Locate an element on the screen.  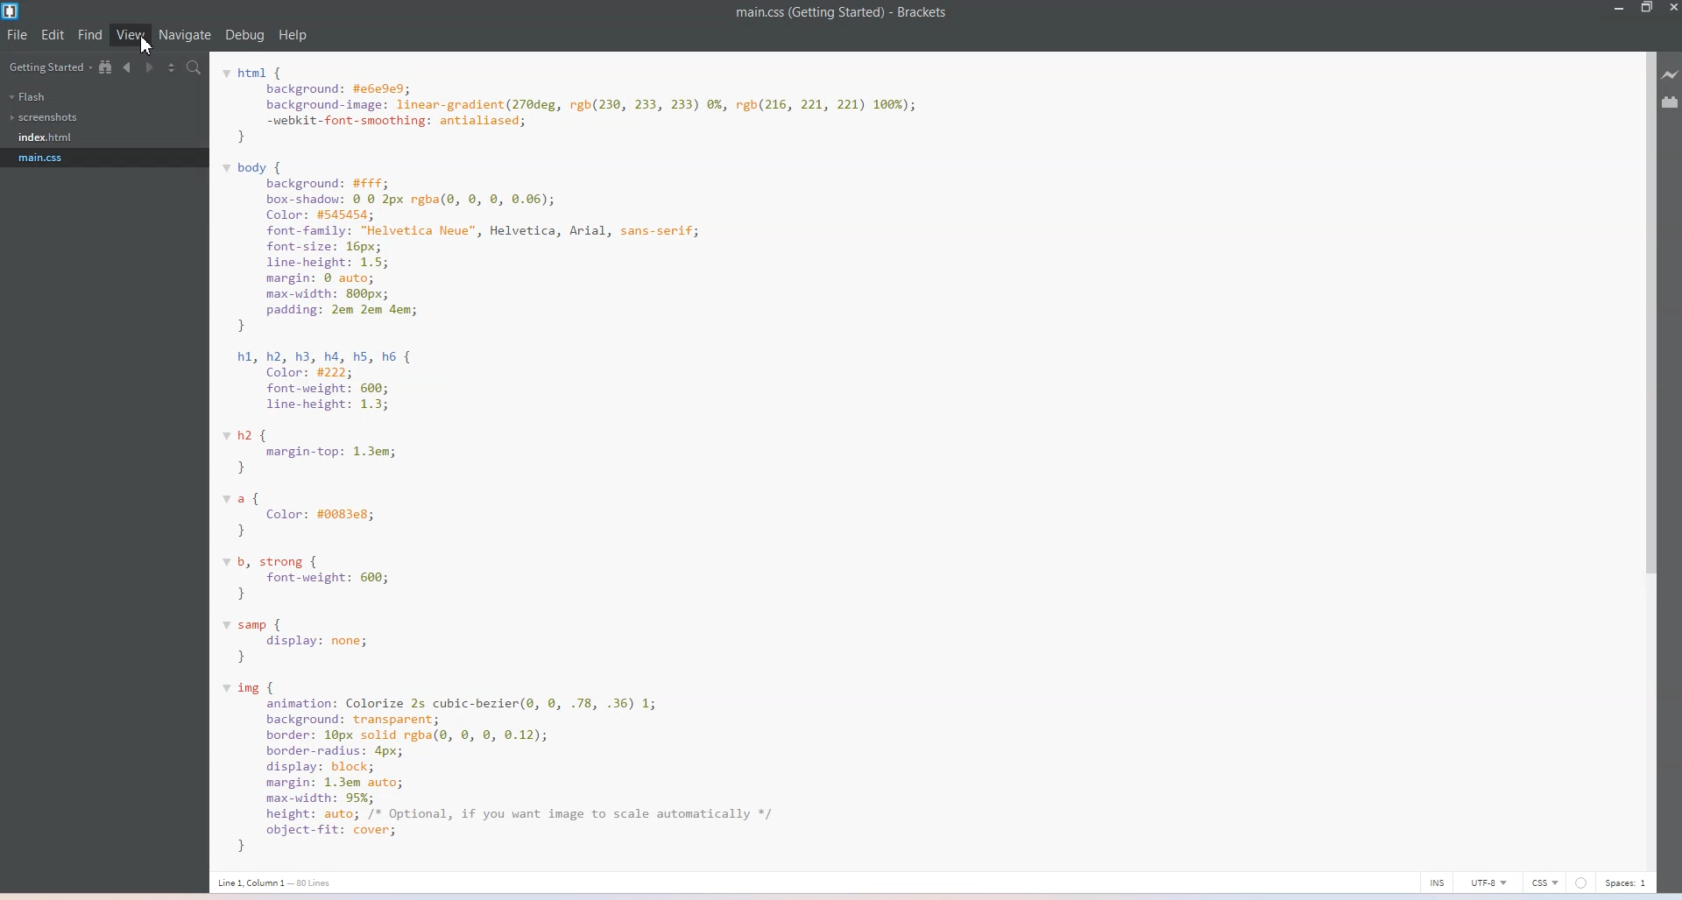
Find is located at coordinates (90, 34).